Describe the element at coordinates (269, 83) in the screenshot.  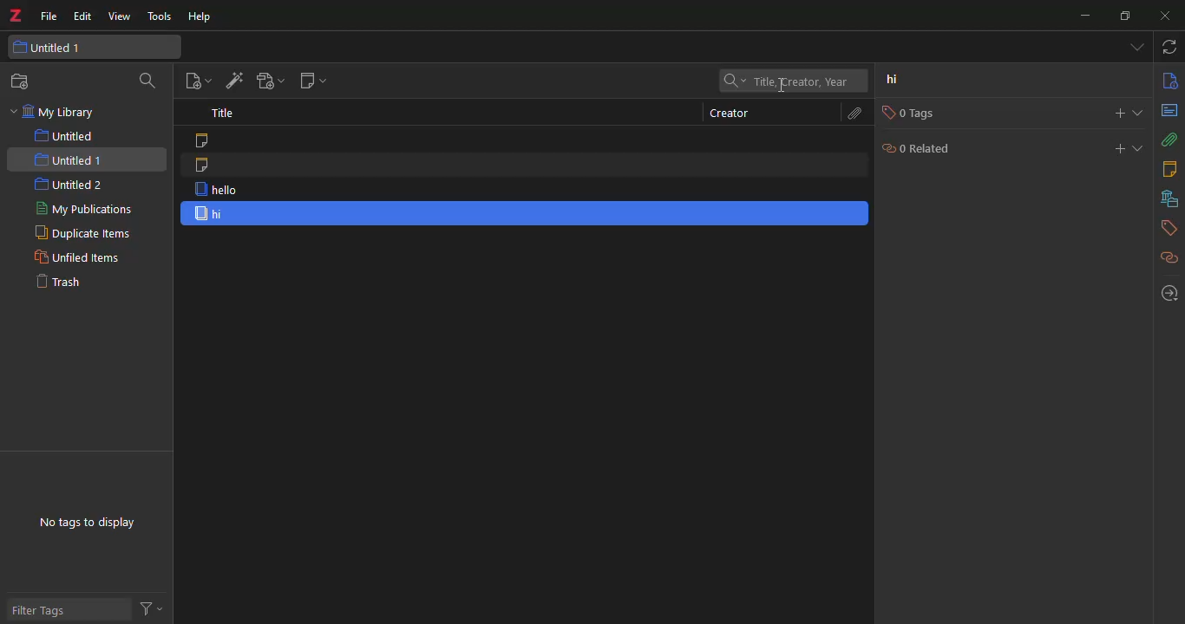
I see `add attach` at that location.